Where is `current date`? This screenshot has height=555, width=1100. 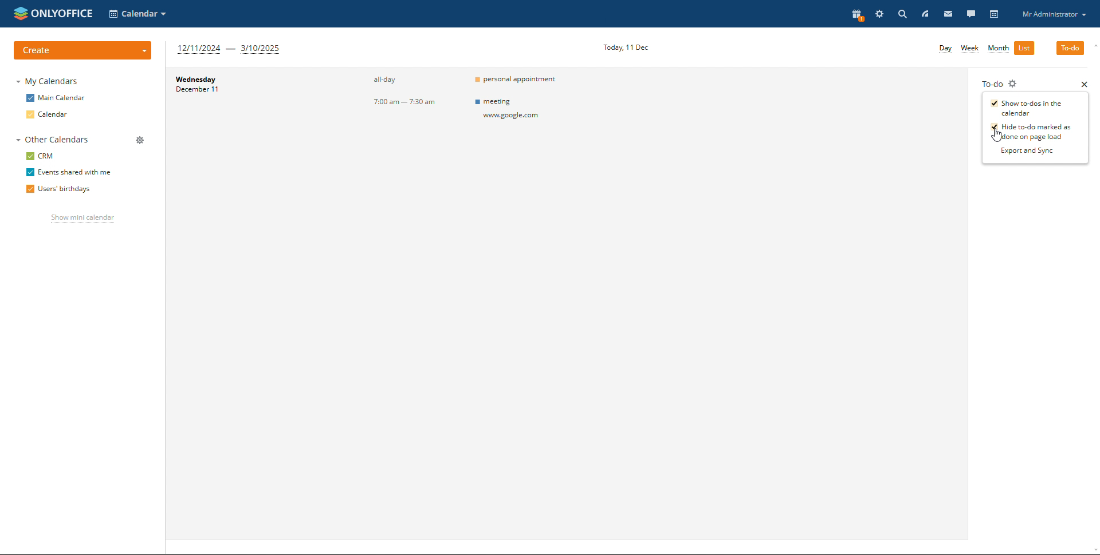
current date is located at coordinates (626, 47).